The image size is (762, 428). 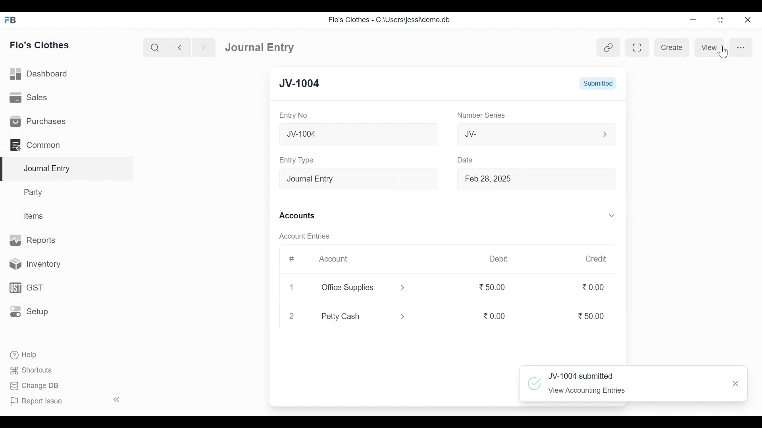 I want to click on Reports, so click(x=33, y=239).